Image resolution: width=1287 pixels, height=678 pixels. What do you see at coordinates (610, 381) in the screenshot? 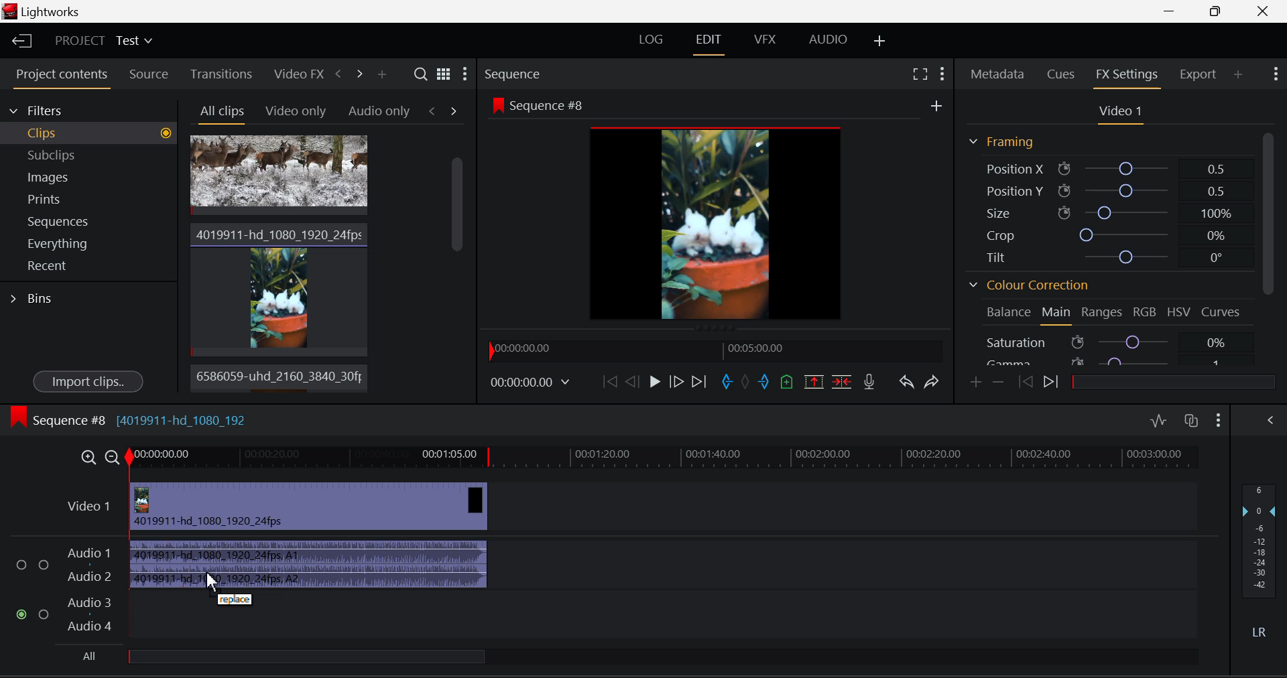
I see `To Start` at bounding box center [610, 381].